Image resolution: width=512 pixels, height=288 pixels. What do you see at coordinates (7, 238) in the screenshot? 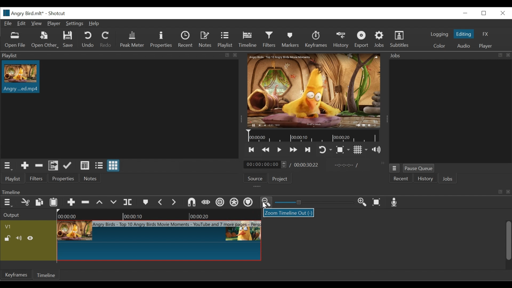
I see `(un)lock track` at bounding box center [7, 238].